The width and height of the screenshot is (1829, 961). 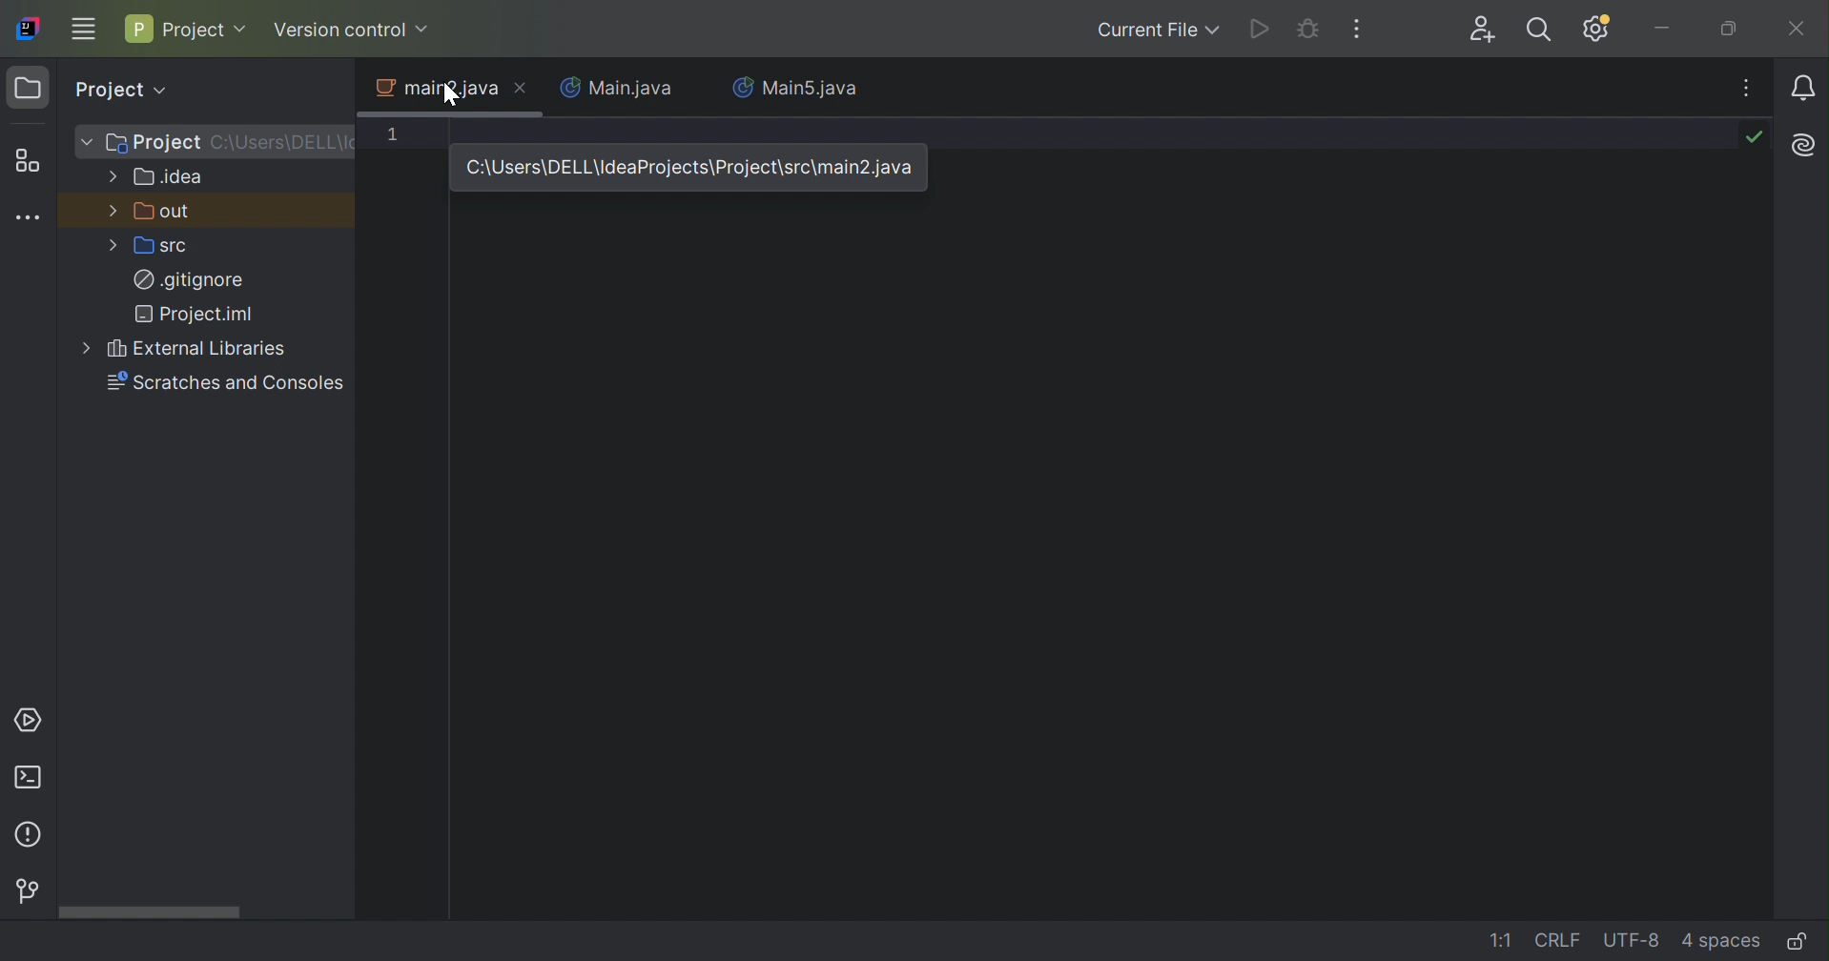 I want to click on Version control, so click(x=356, y=31).